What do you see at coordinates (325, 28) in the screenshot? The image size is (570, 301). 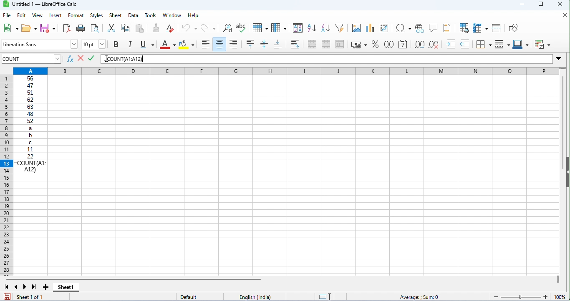 I see `sort descending` at bounding box center [325, 28].